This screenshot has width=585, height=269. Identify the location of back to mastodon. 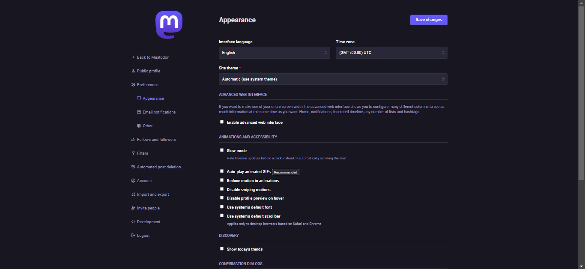
(152, 57).